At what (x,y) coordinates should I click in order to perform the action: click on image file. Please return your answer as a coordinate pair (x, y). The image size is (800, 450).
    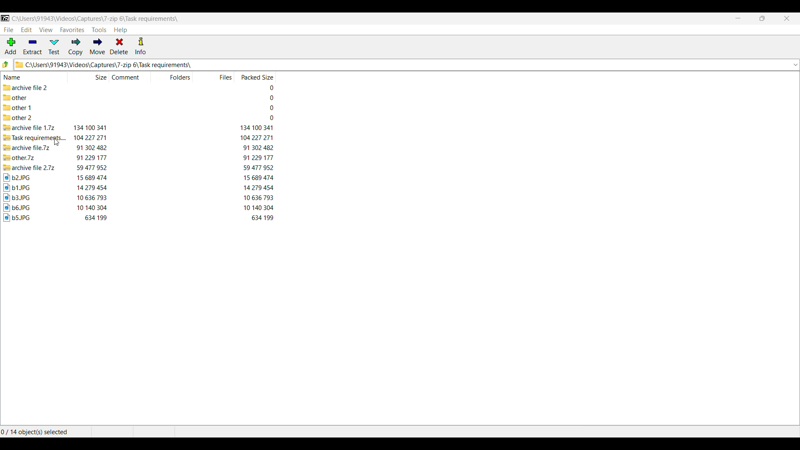
    Looking at the image, I should click on (24, 207).